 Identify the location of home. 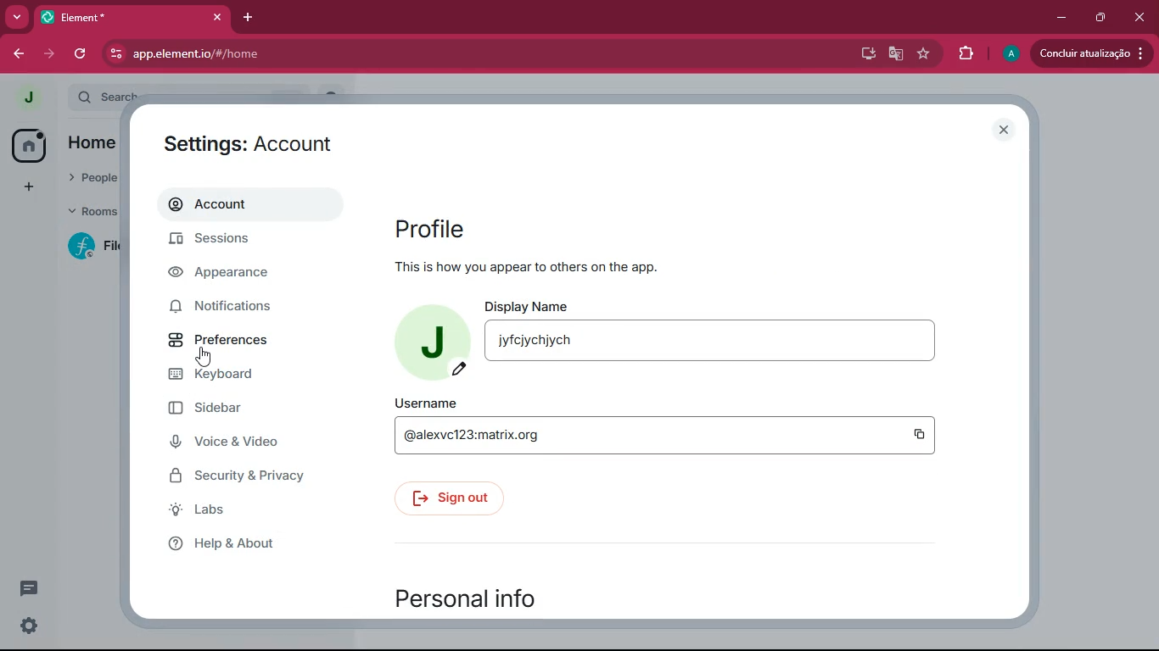
(27, 147).